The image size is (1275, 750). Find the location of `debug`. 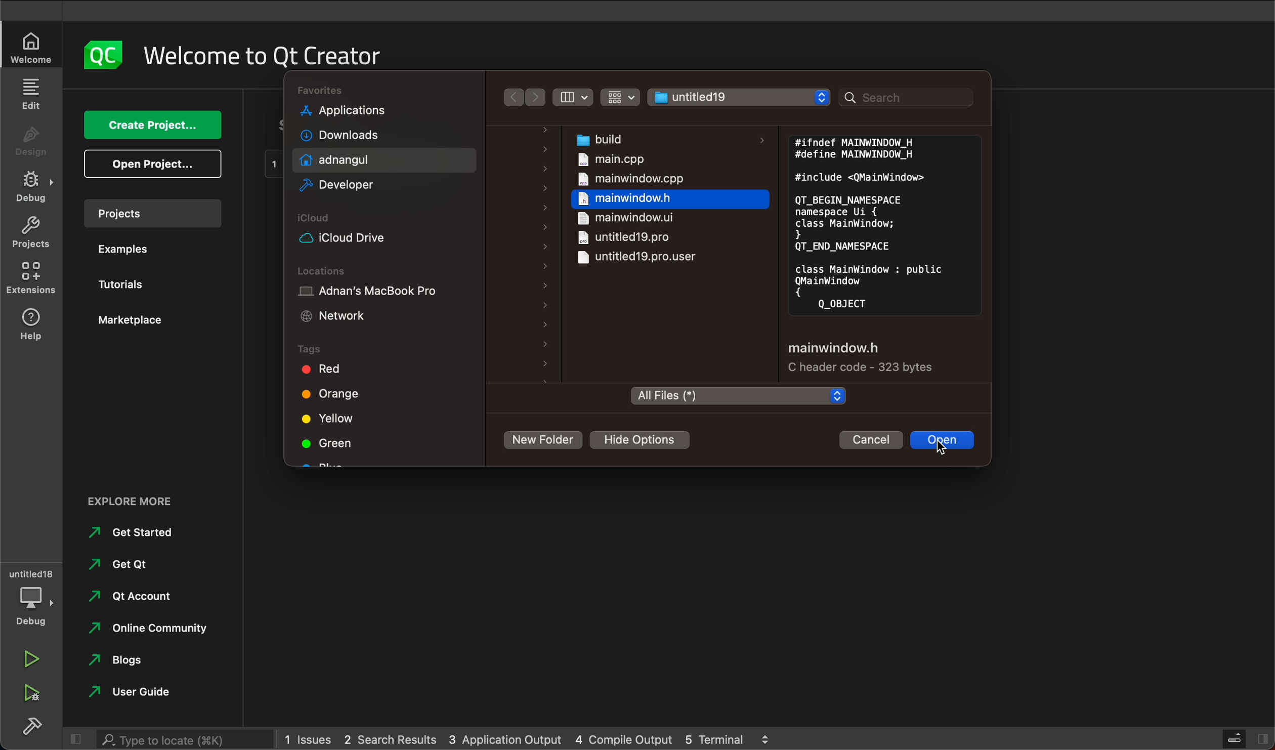

debug is located at coordinates (34, 187).